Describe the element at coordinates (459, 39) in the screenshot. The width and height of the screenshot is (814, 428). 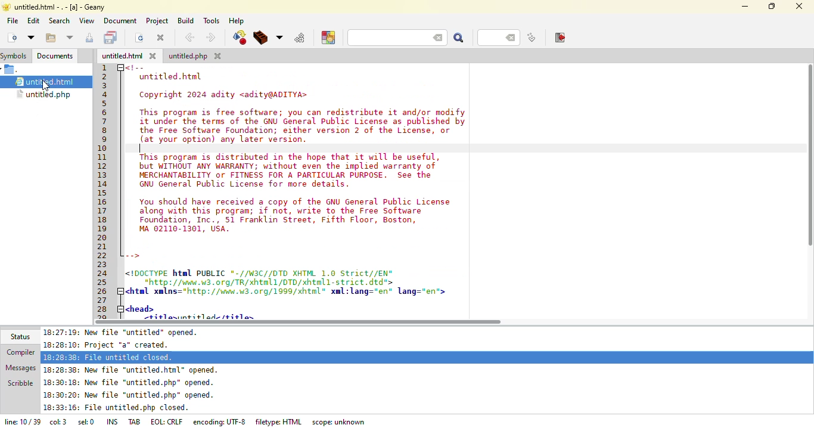
I see `search` at that location.